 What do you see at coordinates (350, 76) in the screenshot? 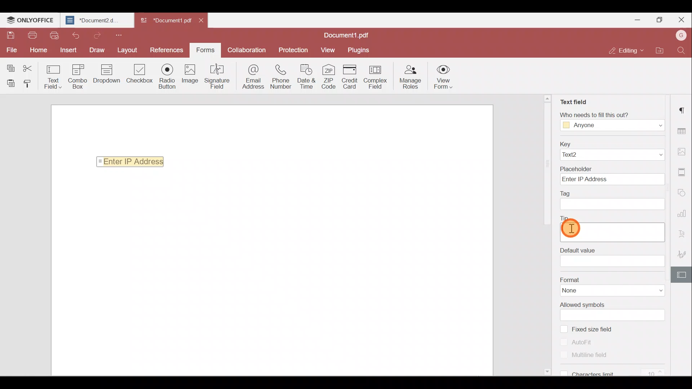
I see `Credit card` at bounding box center [350, 76].